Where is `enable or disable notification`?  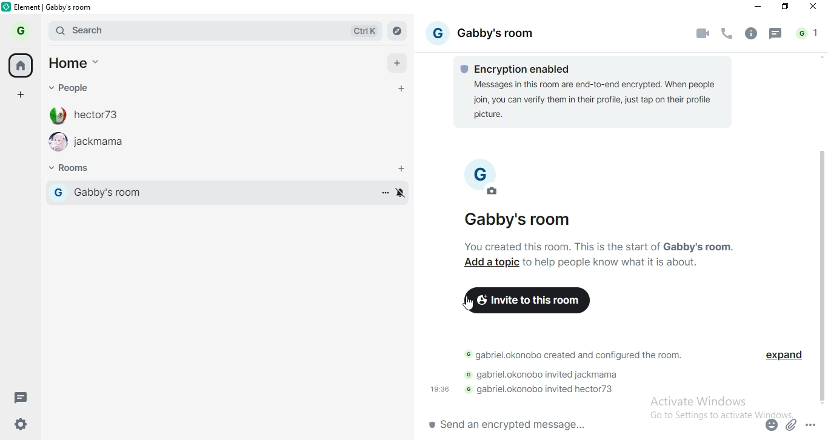 enable or disable notification is located at coordinates (401, 195).